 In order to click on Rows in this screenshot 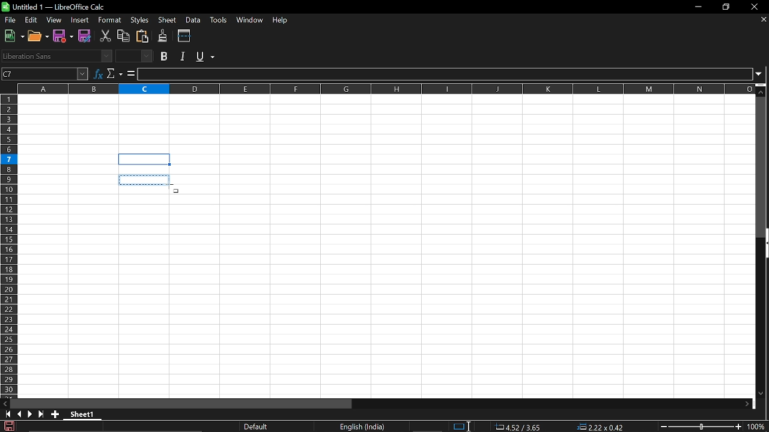, I will do `click(10, 245)`.